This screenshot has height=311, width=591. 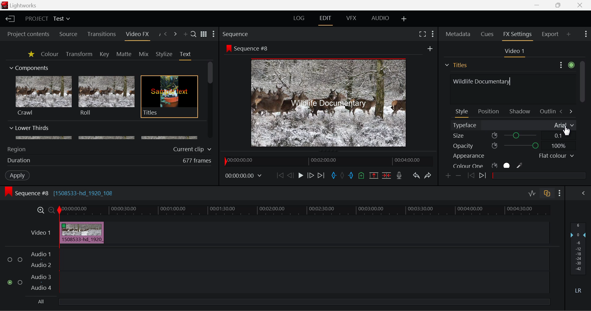 I want to click on Key, so click(x=105, y=55).